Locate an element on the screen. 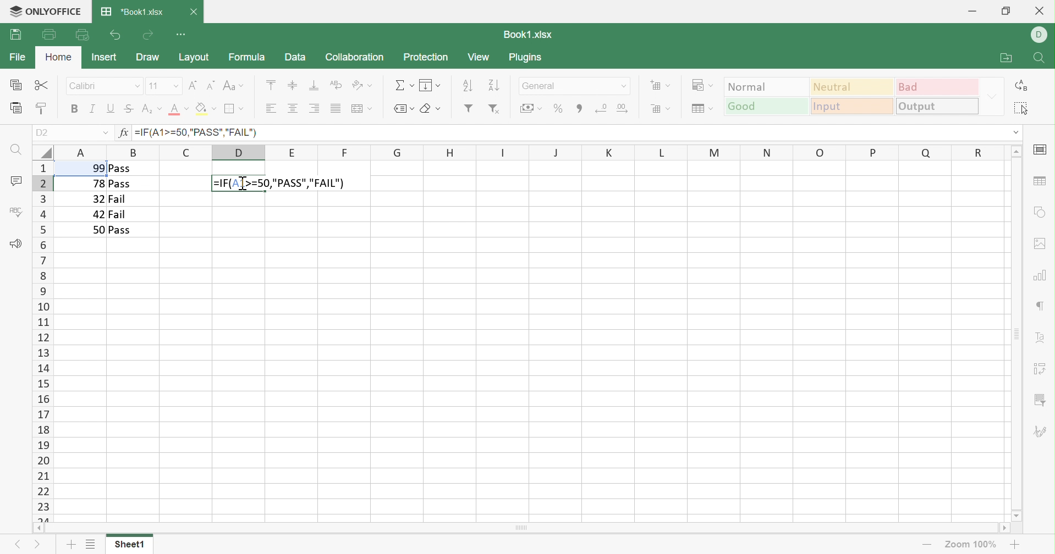  Go to file location is located at coordinates (1008, 58).